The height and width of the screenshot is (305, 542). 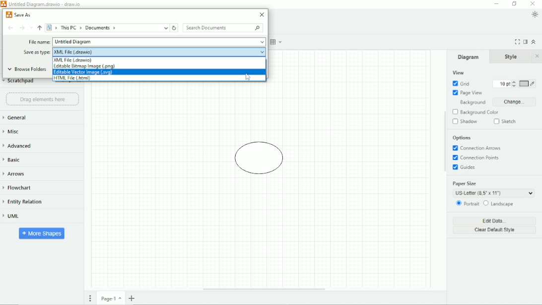 I want to click on Close, so click(x=533, y=3).